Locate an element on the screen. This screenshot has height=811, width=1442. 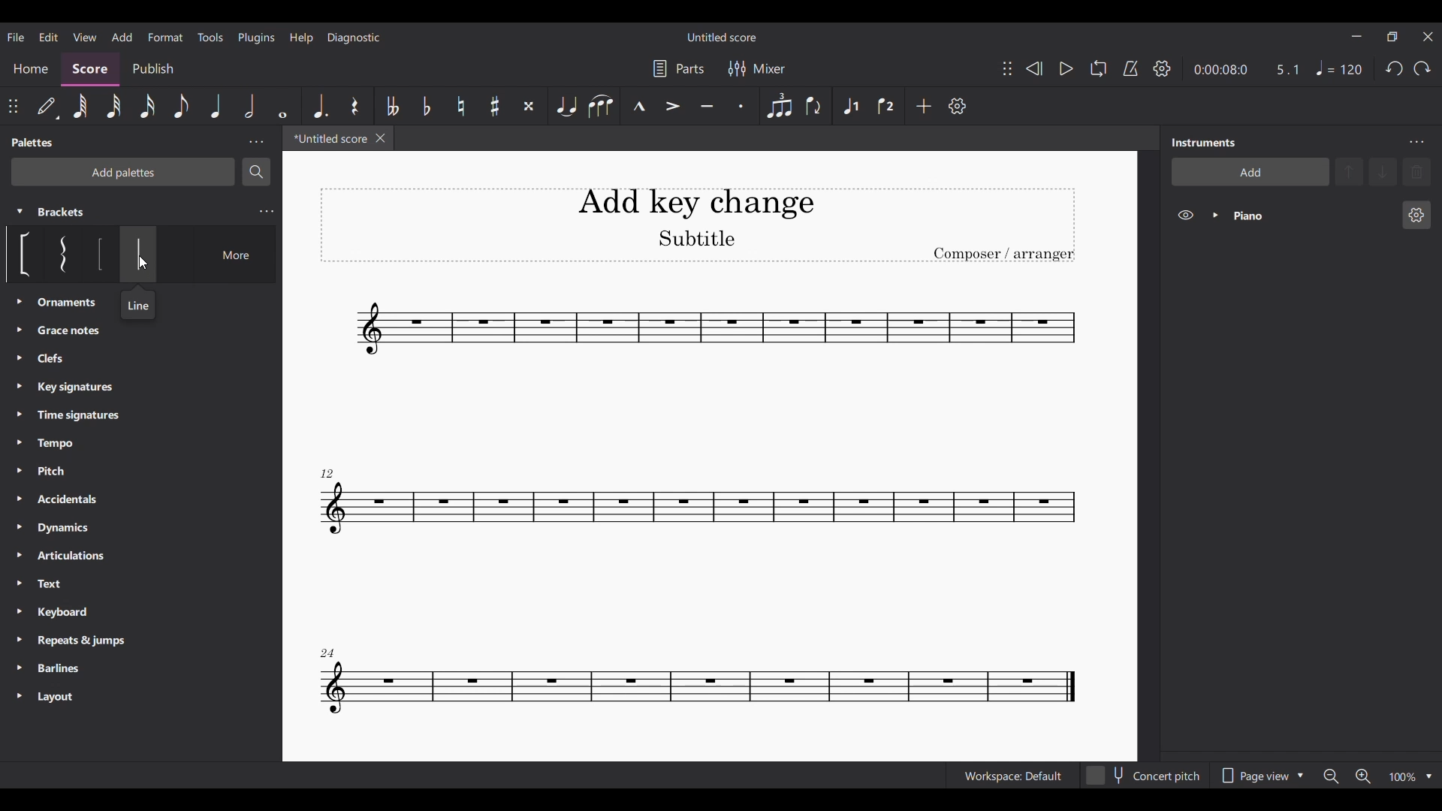
Description of current selection is located at coordinates (139, 304).